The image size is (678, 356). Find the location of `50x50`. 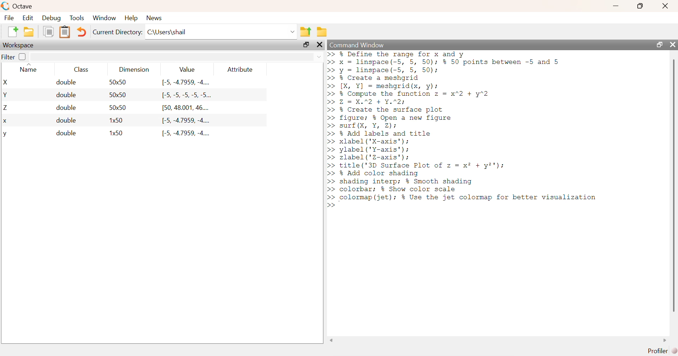

50x50 is located at coordinates (118, 94).